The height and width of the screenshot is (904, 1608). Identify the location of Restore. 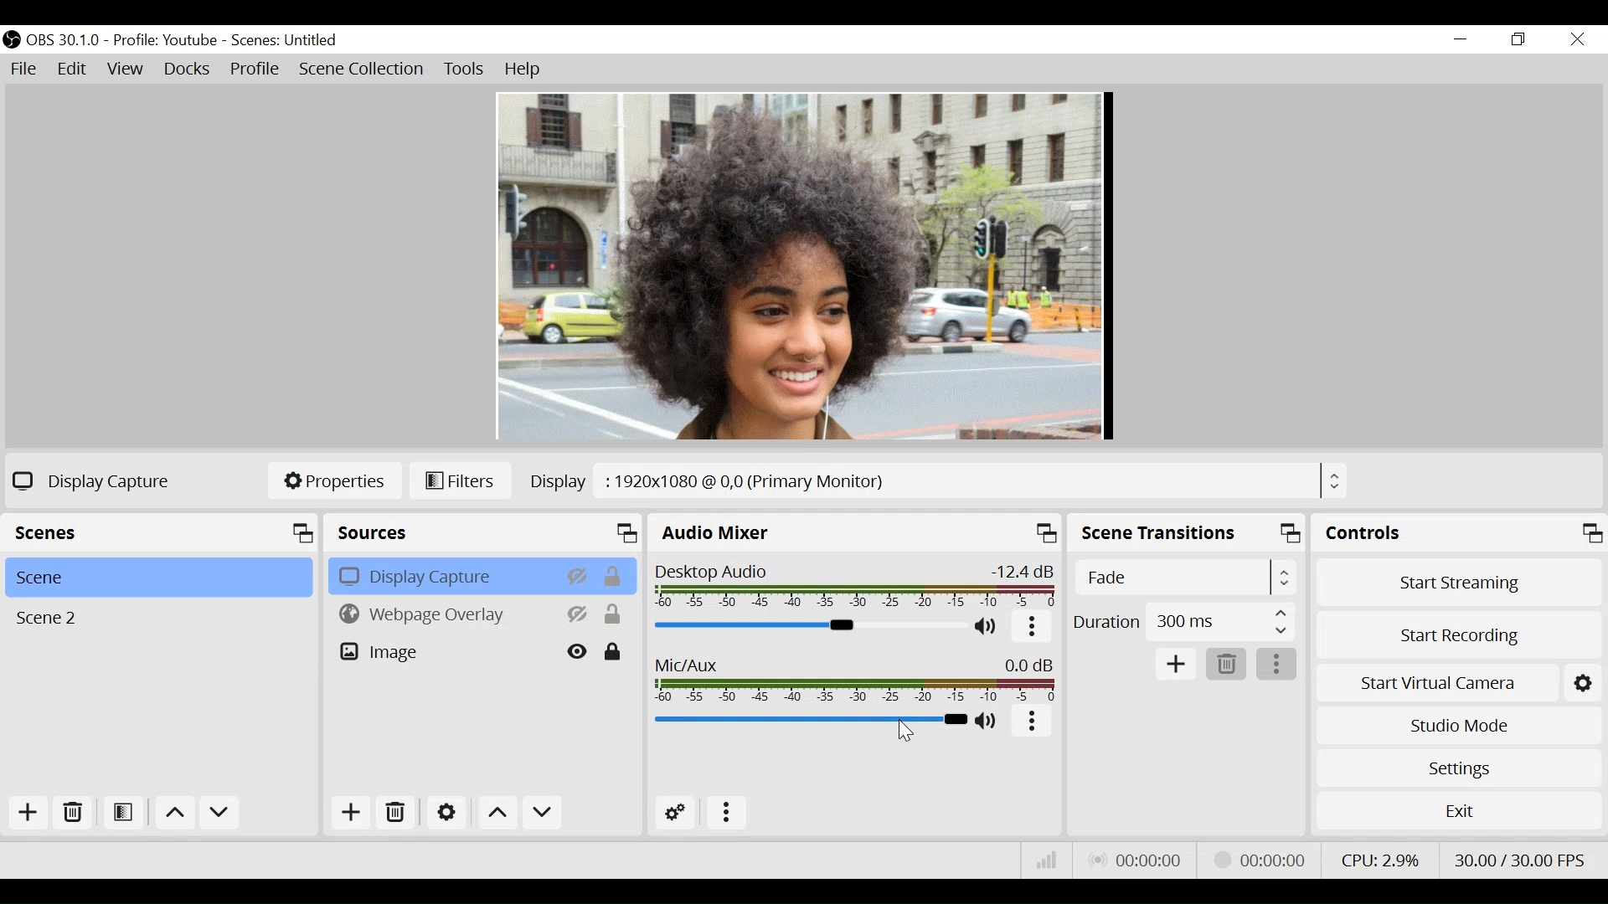
(1517, 39).